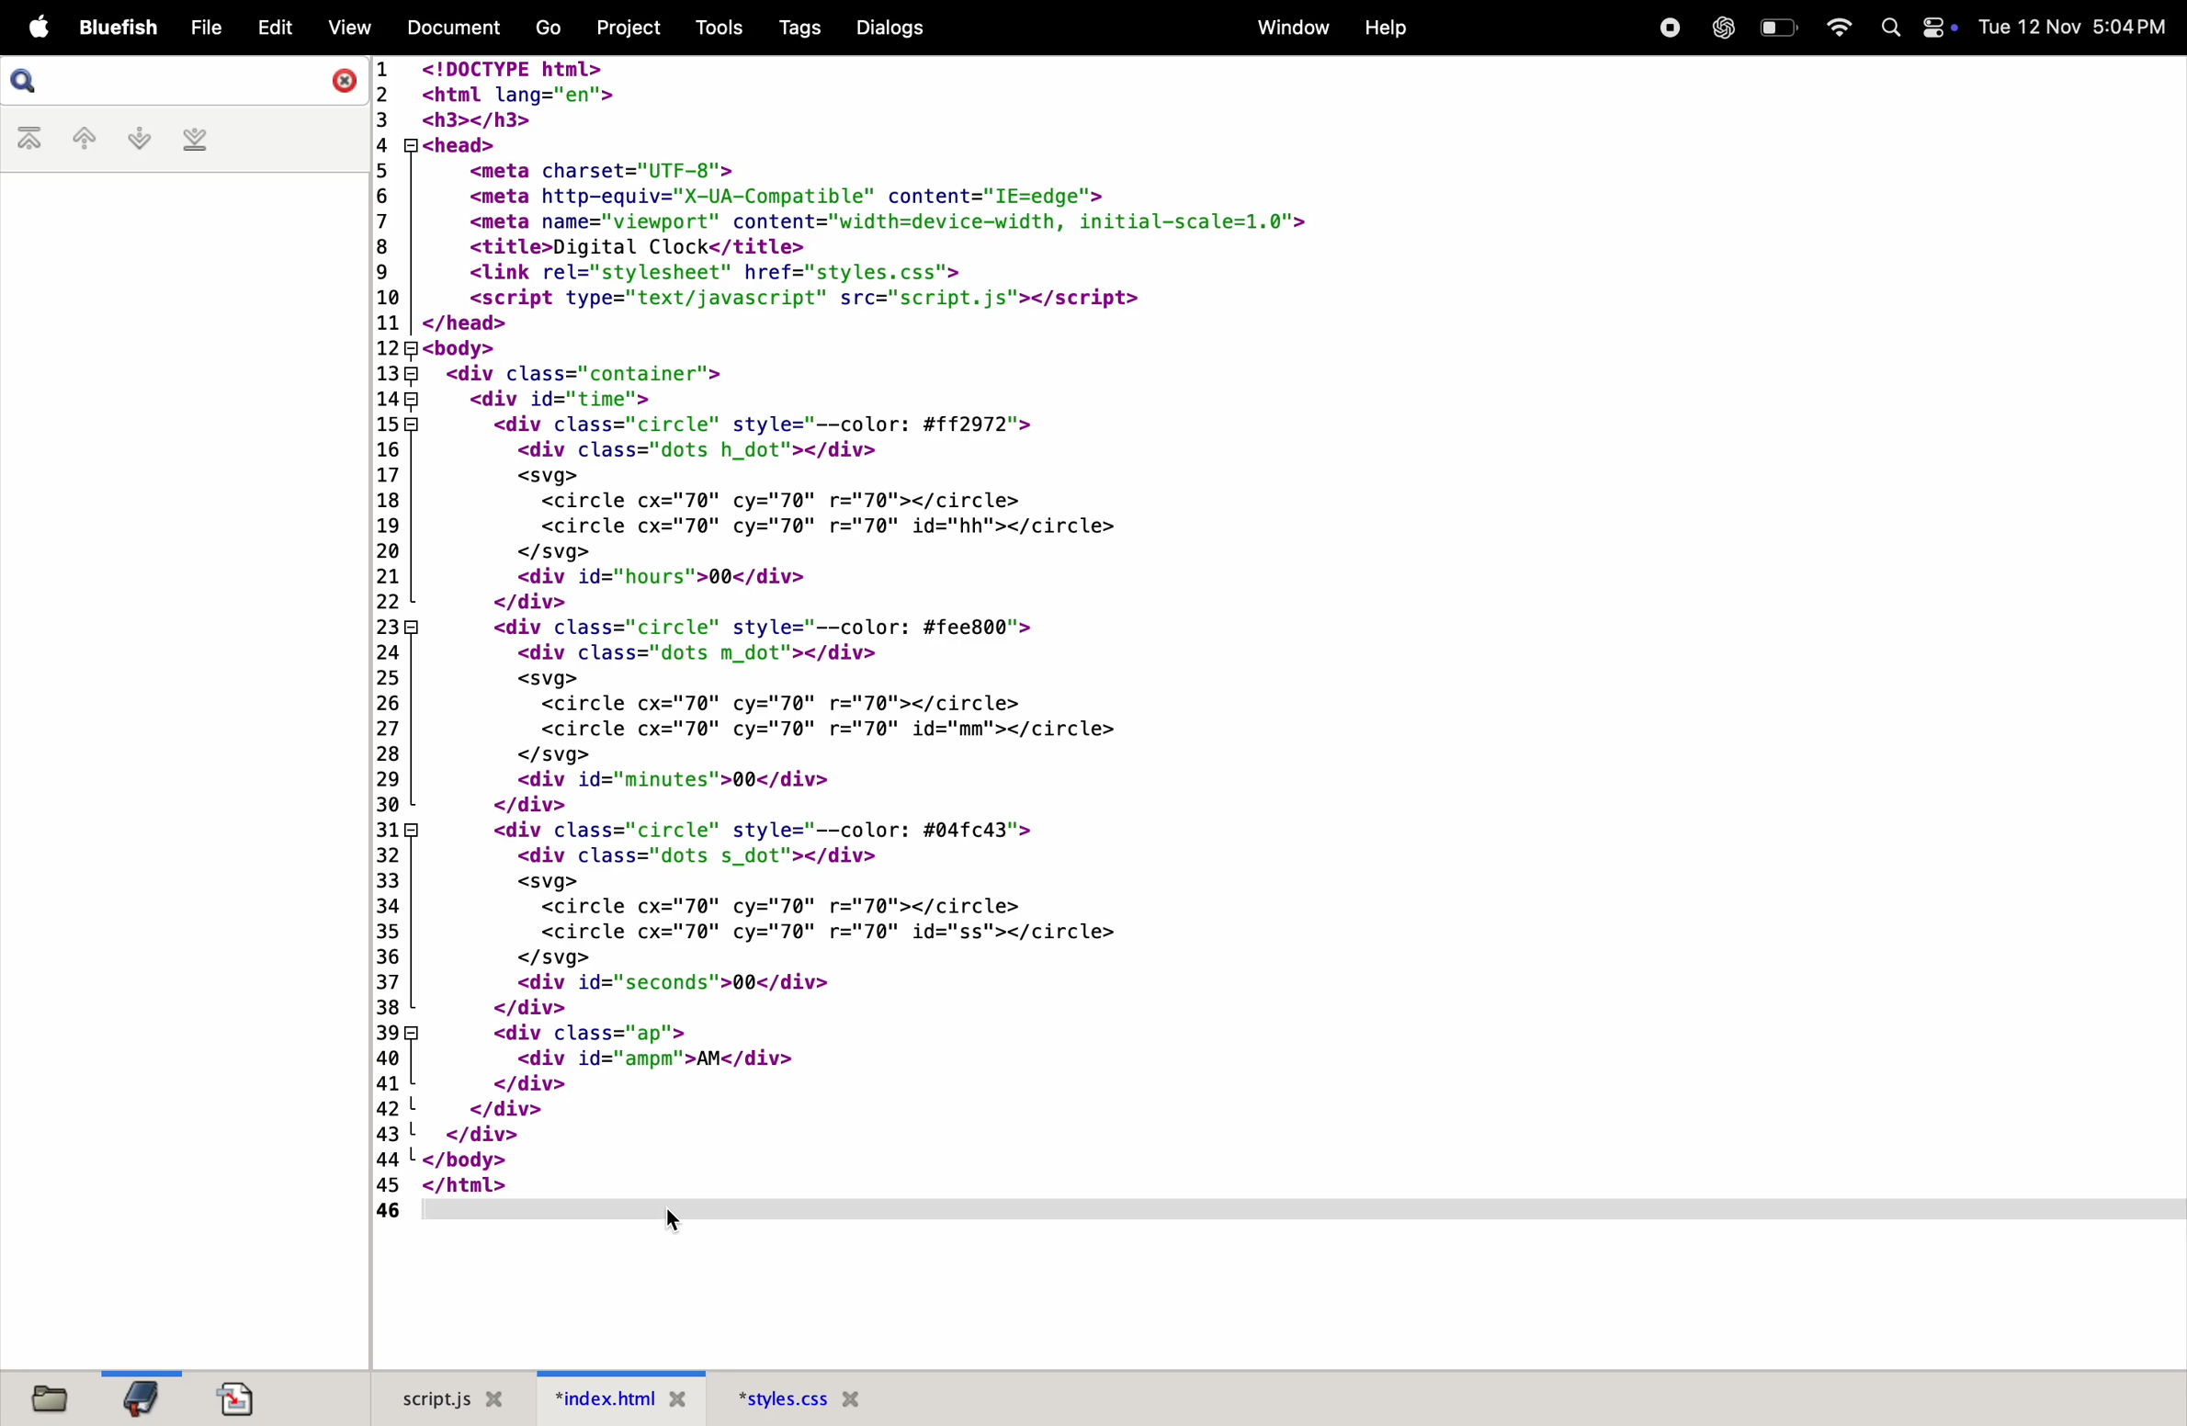  I want to click on record, so click(1665, 28).